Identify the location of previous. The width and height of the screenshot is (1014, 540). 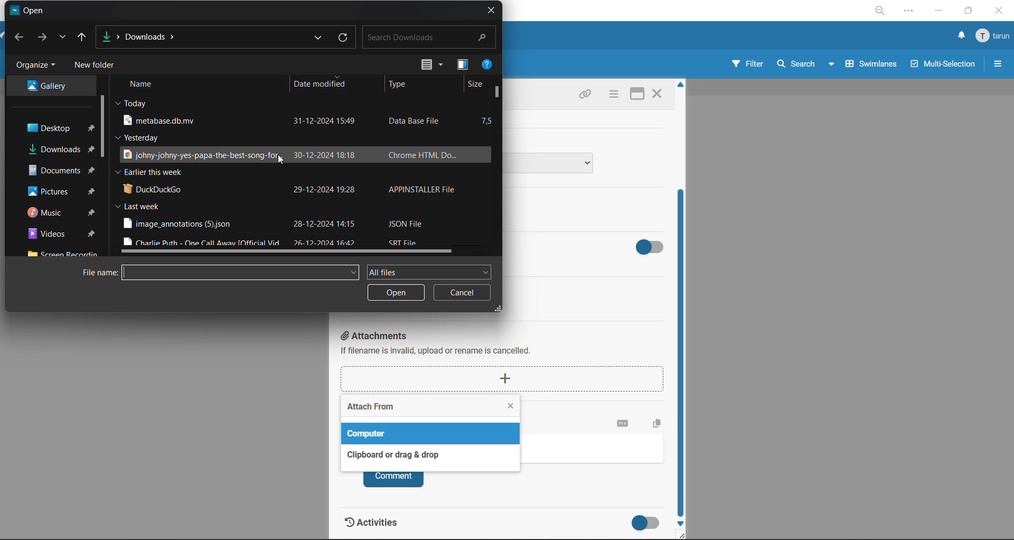
(21, 38).